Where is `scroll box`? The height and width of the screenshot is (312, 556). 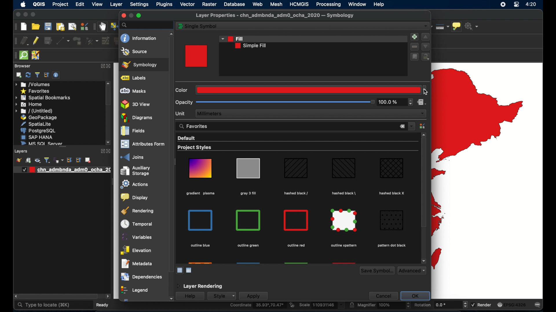
scroll box is located at coordinates (423, 184).